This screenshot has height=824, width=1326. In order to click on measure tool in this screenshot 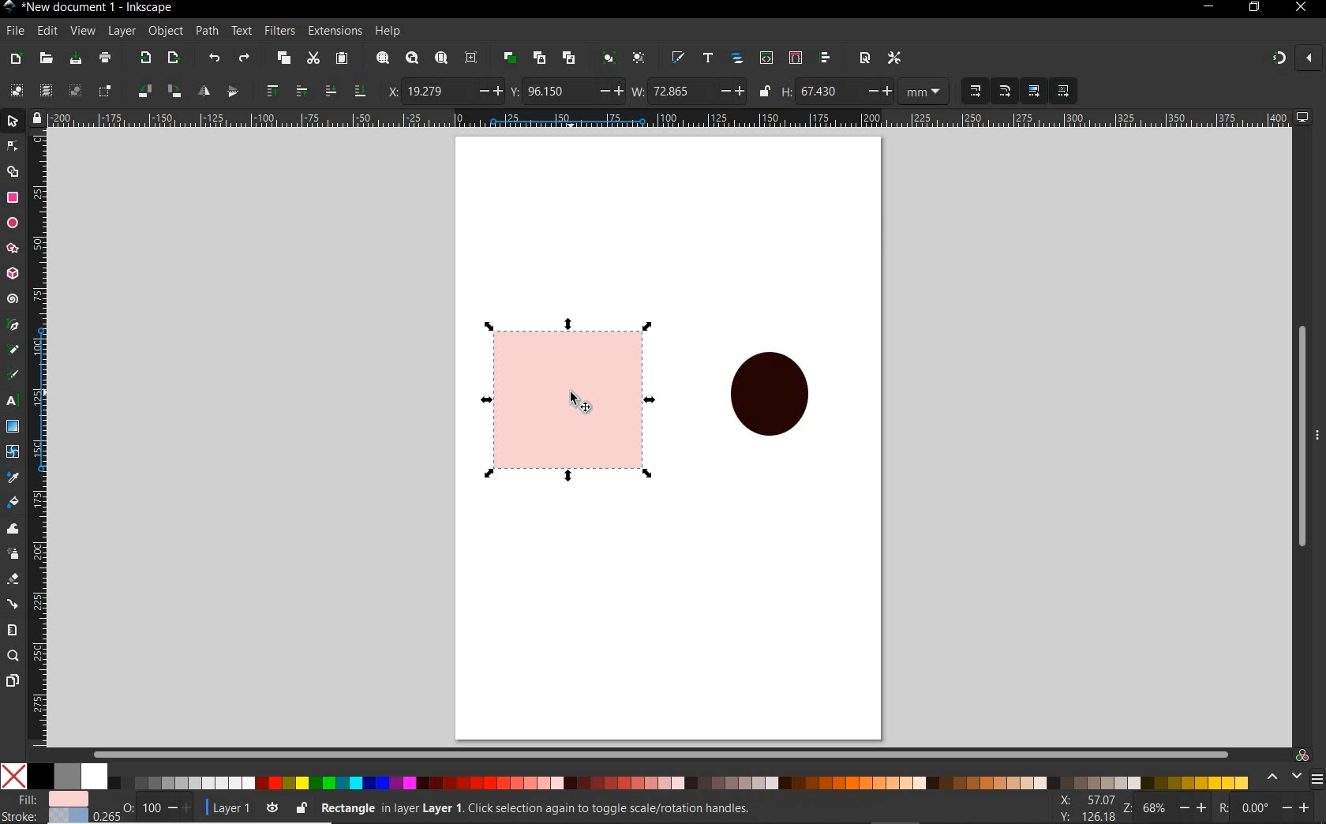, I will do `click(12, 631)`.